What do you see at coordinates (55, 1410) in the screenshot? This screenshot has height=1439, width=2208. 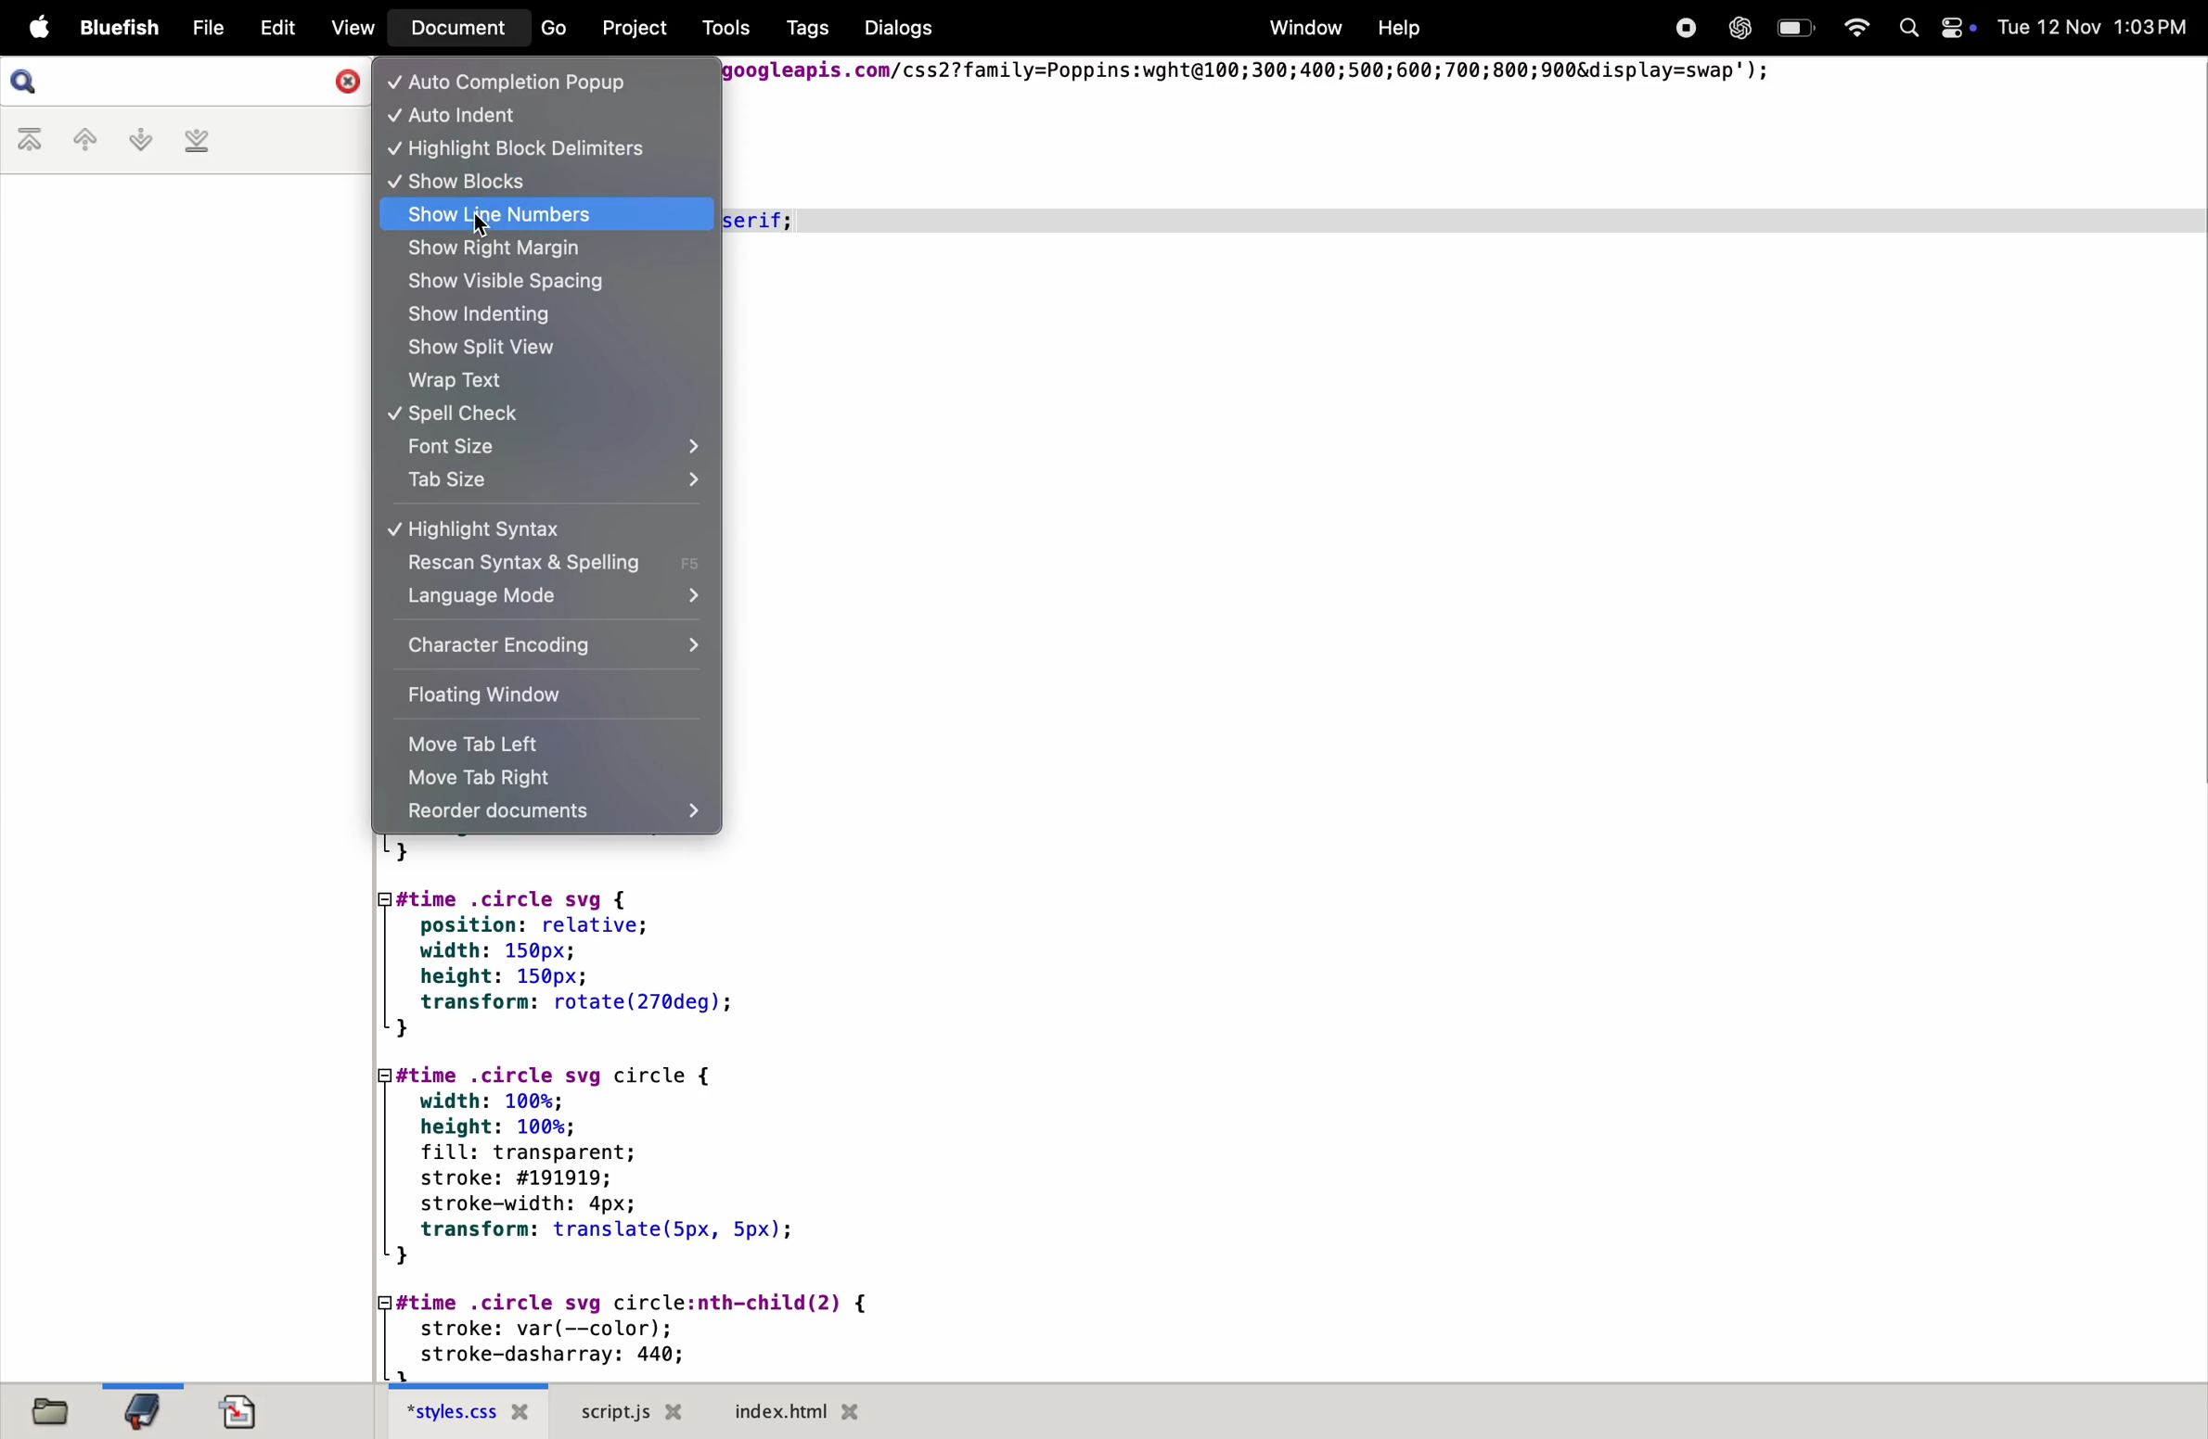 I see `file` at bounding box center [55, 1410].